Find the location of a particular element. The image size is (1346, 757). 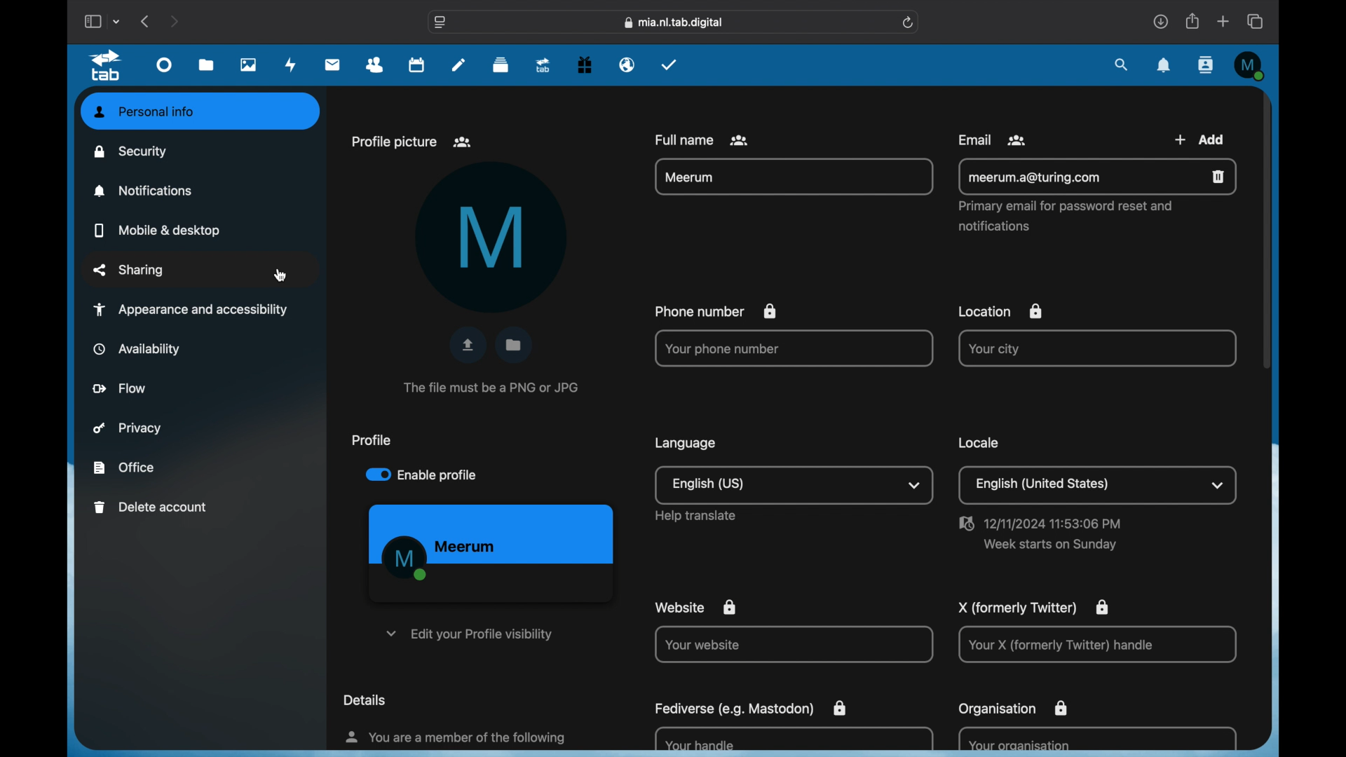

website is located at coordinates (714, 610).